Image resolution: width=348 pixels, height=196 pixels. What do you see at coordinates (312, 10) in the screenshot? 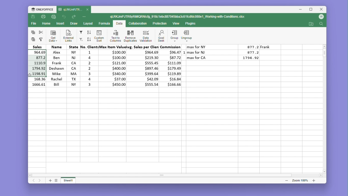
I see `Maximize` at bounding box center [312, 10].